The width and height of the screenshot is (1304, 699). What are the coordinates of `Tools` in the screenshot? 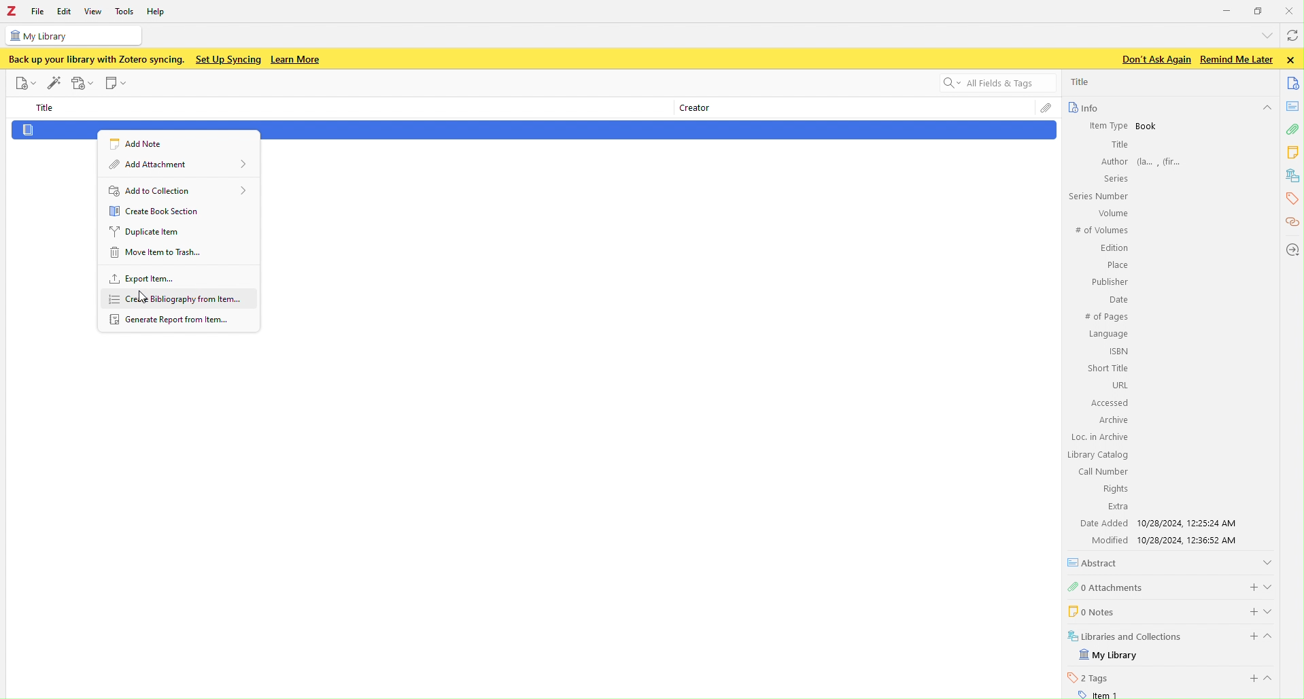 It's located at (125, 11).